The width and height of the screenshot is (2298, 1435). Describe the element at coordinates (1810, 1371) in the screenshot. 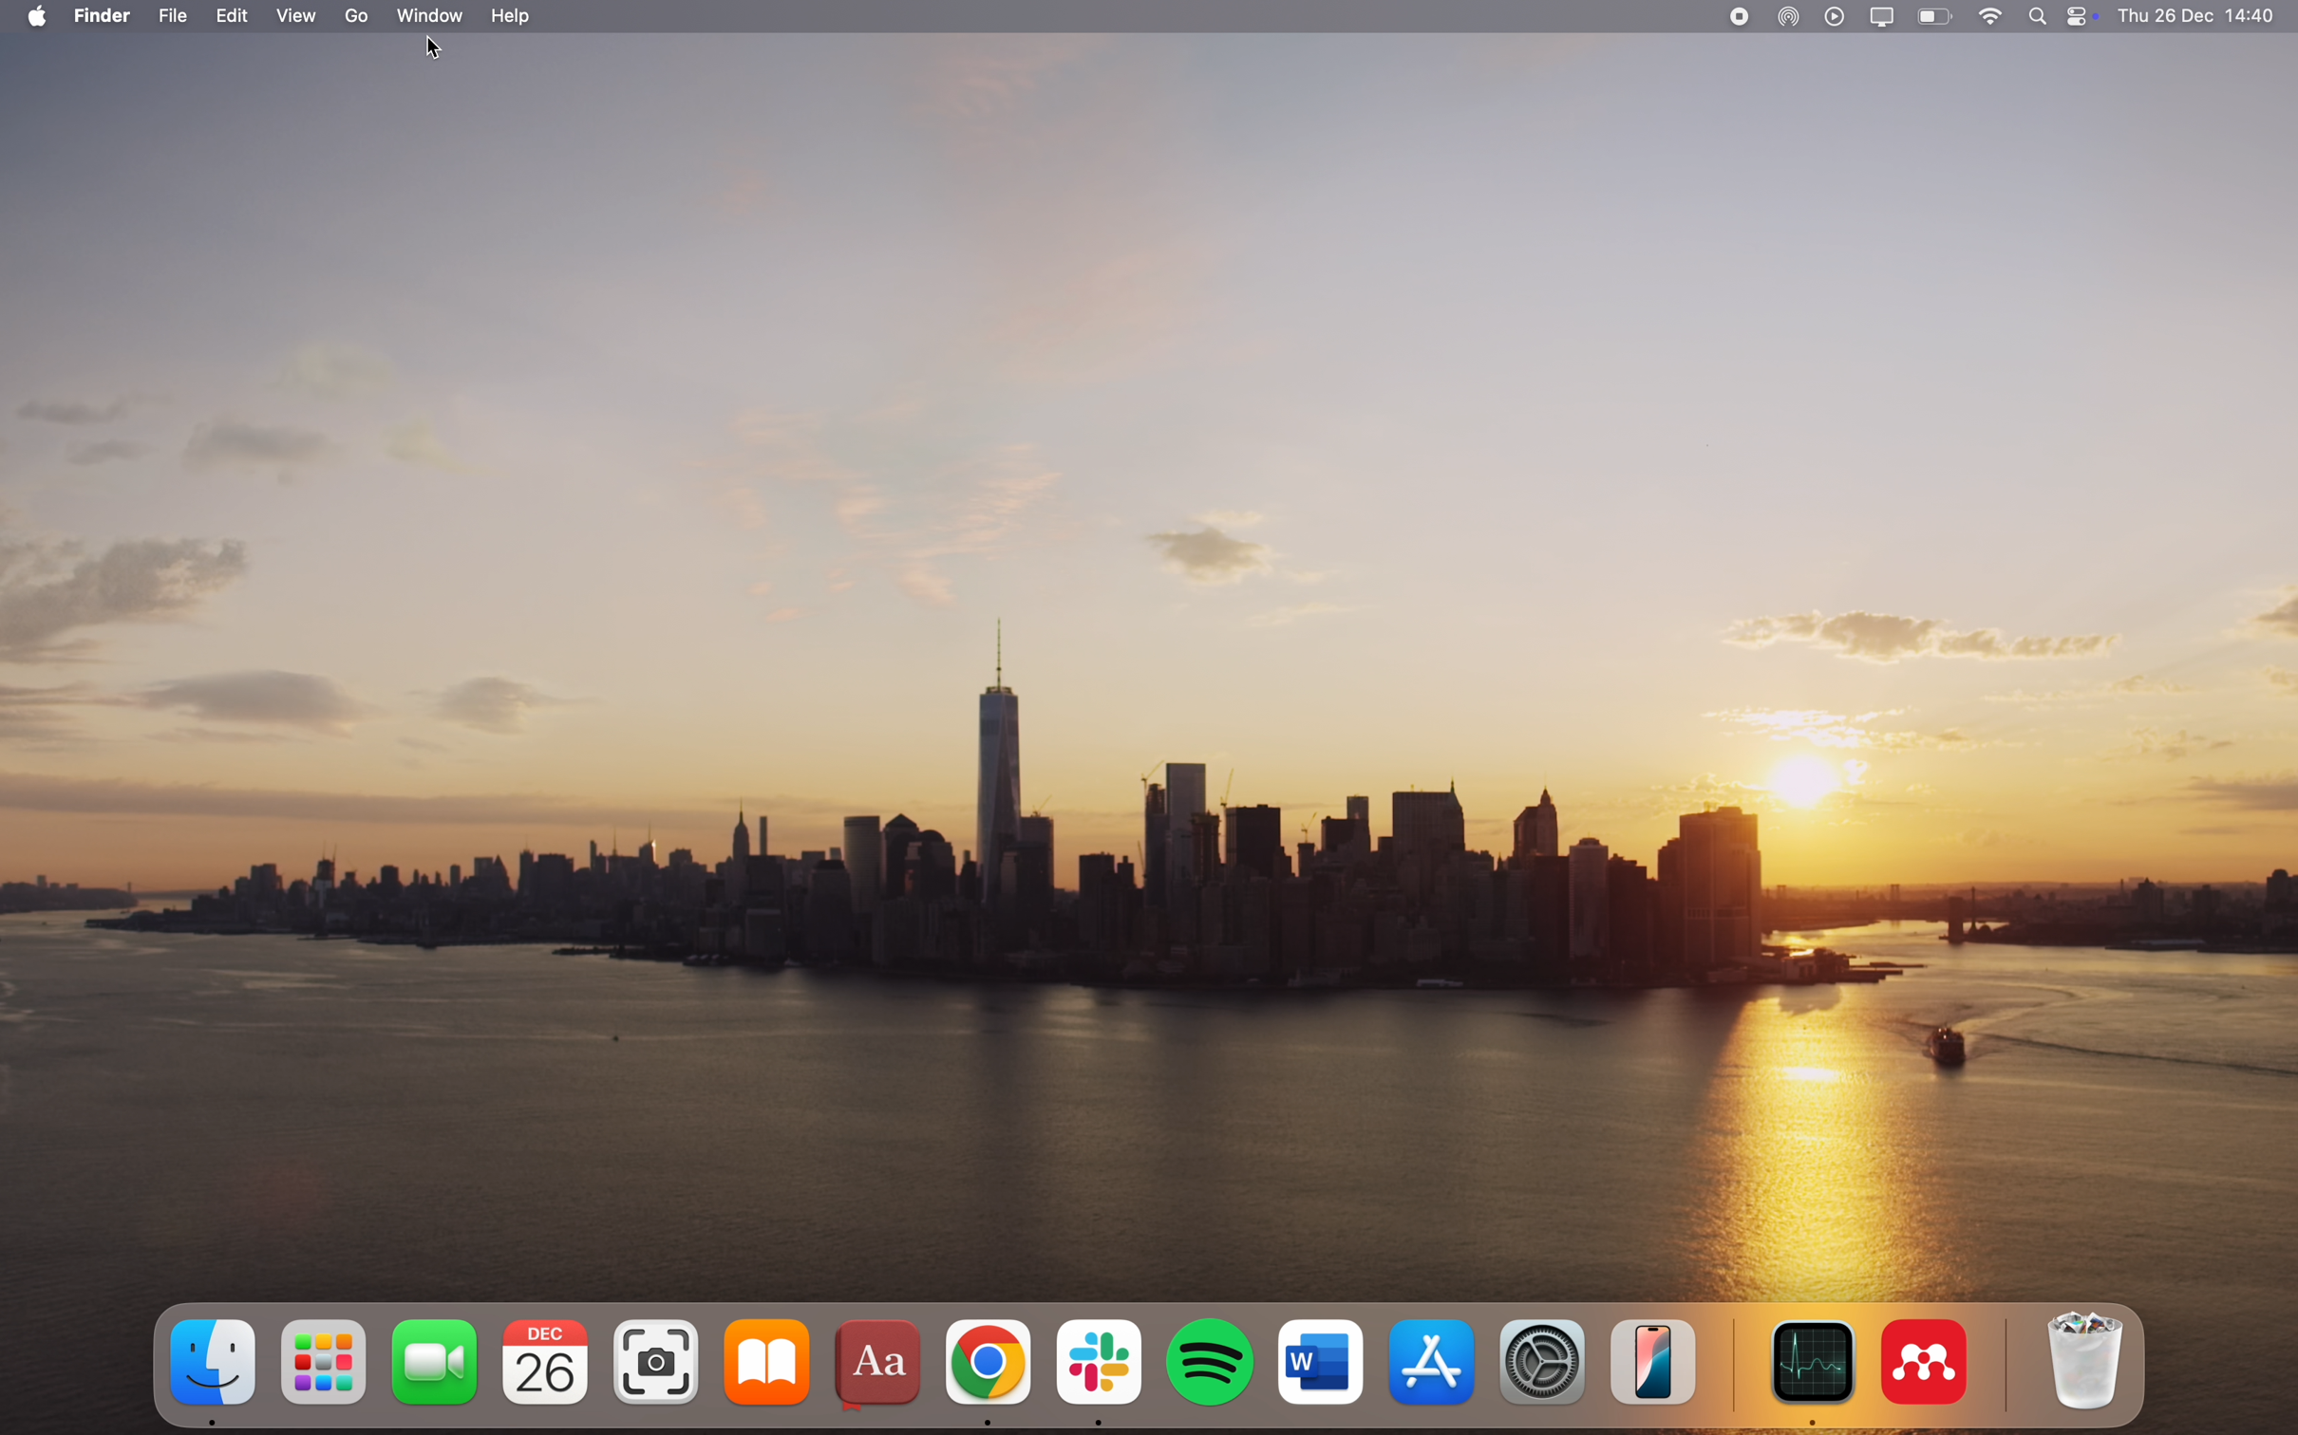

I see `activity monitor` at that location.